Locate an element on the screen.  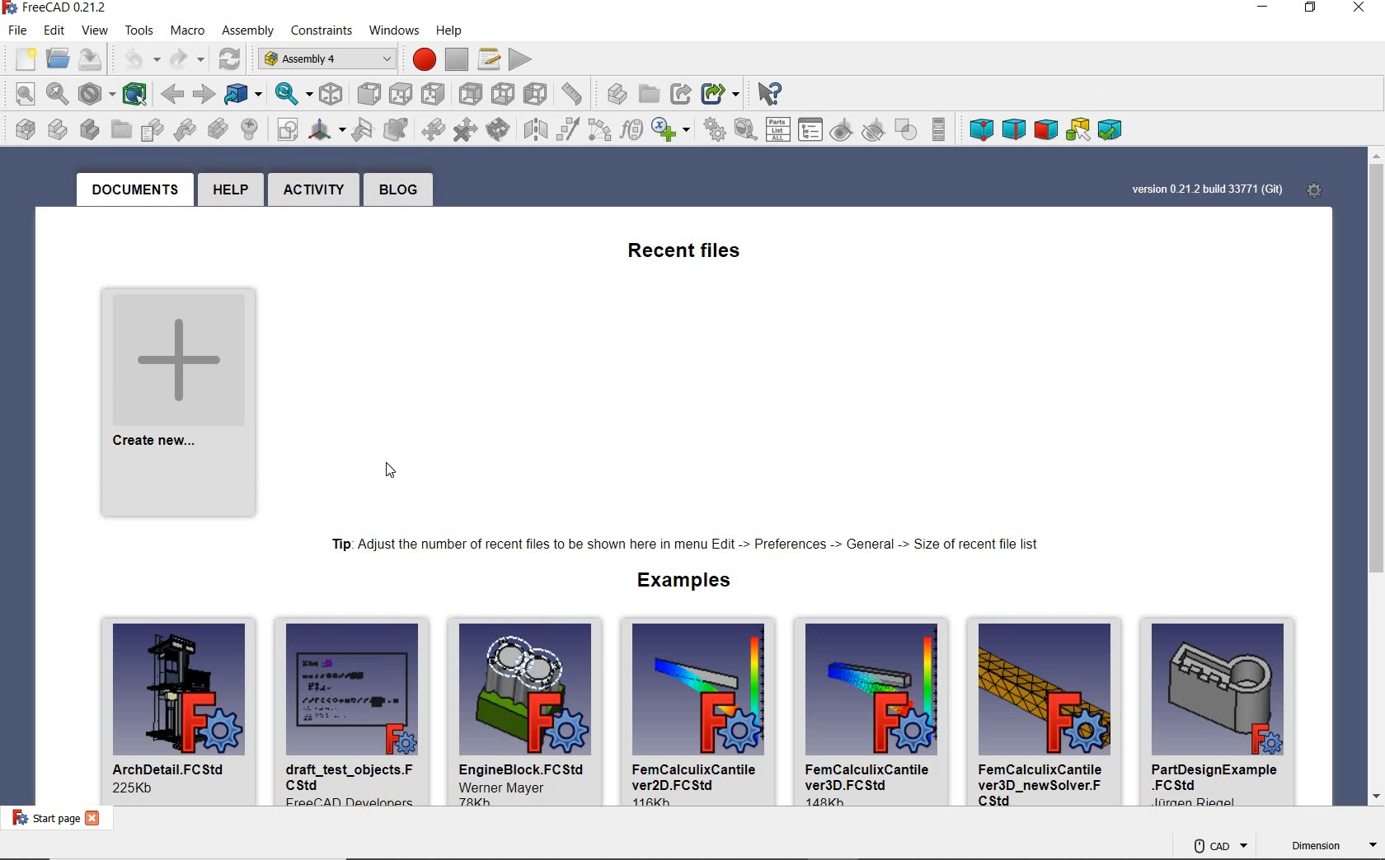
variables is located at coordinates (631, 129).